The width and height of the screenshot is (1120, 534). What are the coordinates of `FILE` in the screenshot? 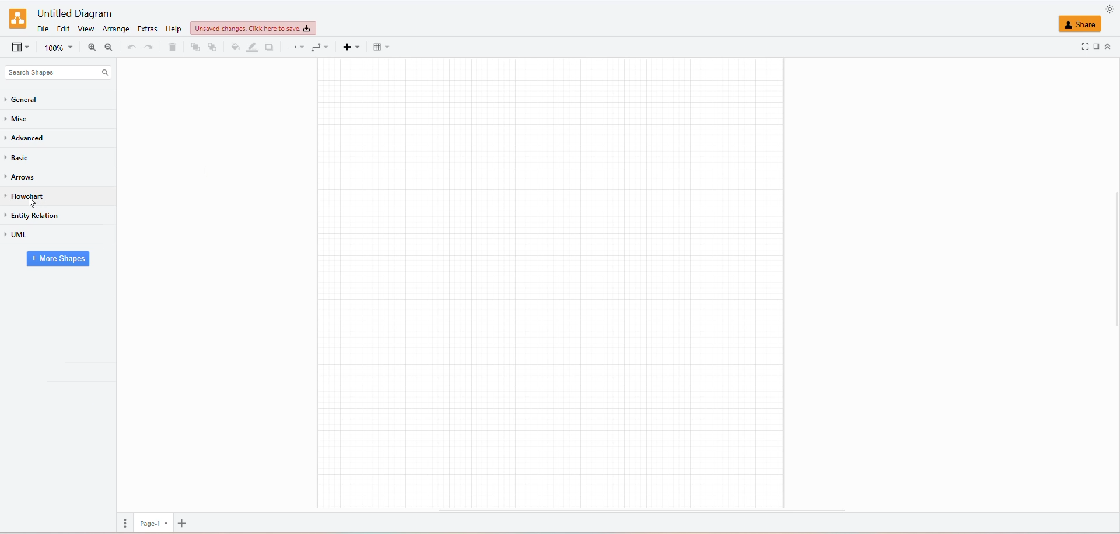 It's located at (41, 27).